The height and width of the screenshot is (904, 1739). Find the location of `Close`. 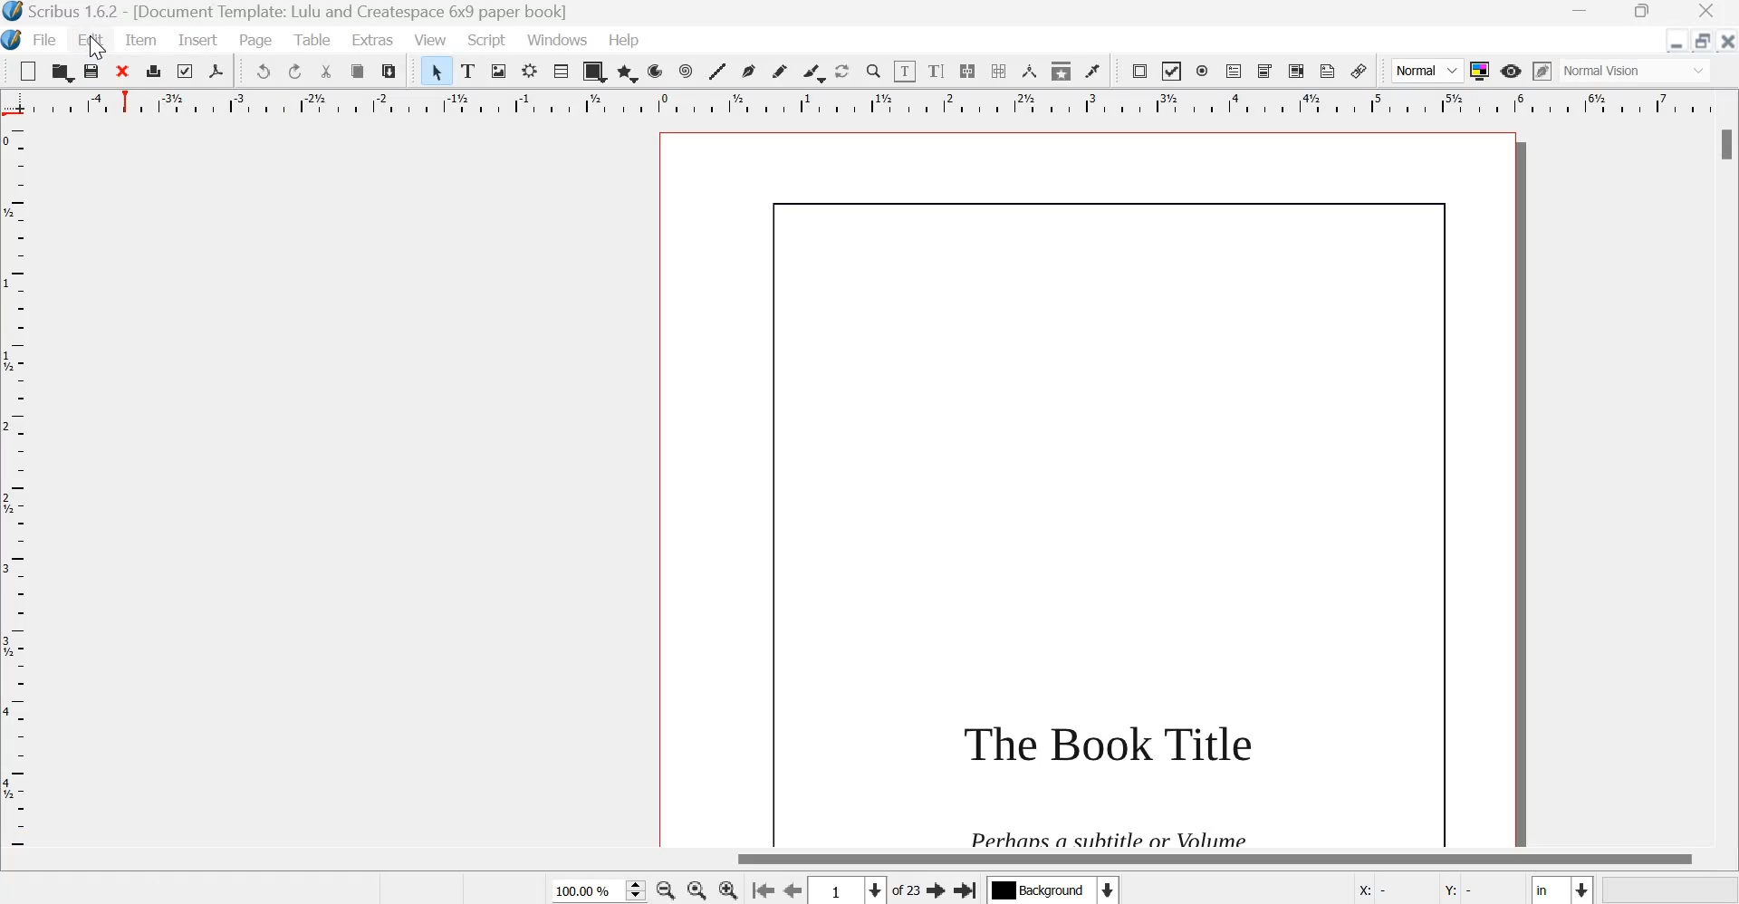

Close is located at coordinates (1706, 10).